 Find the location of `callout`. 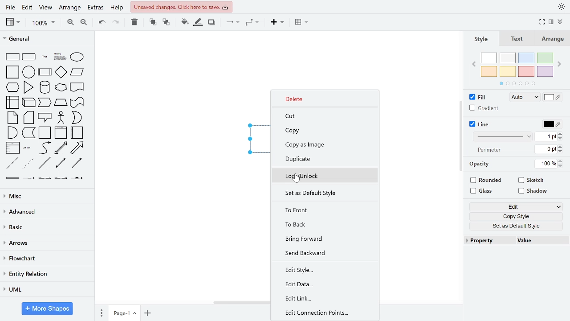

callout is located at coordinates (45, 118).